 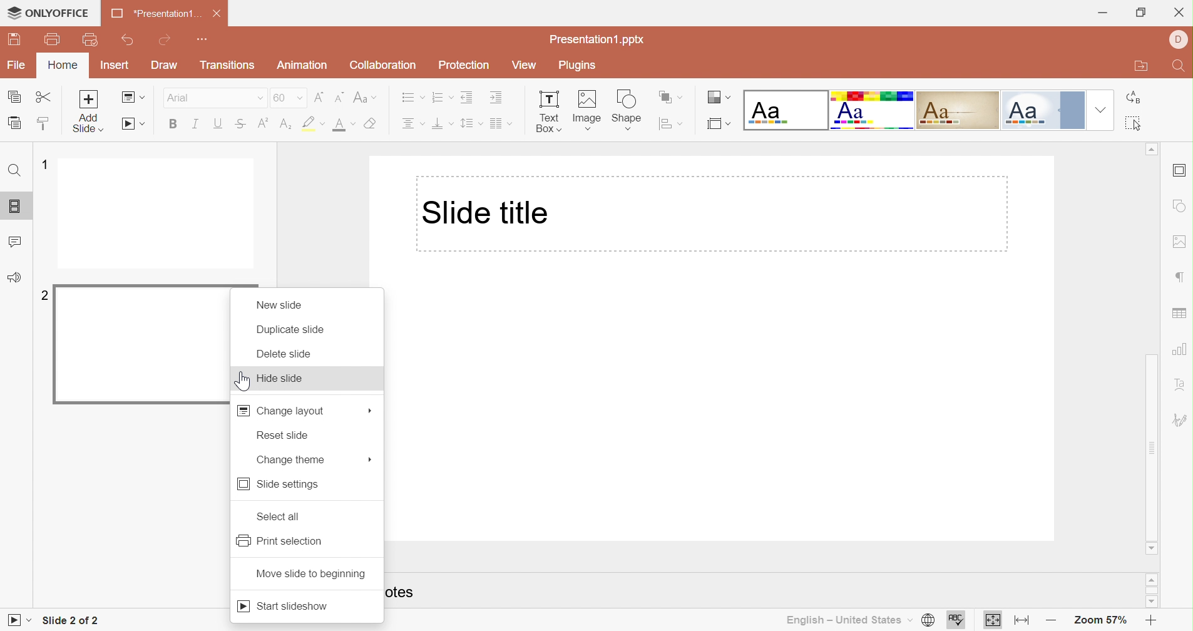 What do you see at coordinates (467, 97) in the screenshot?
I see `Decrease Indent` at bounding box center [467, 97].